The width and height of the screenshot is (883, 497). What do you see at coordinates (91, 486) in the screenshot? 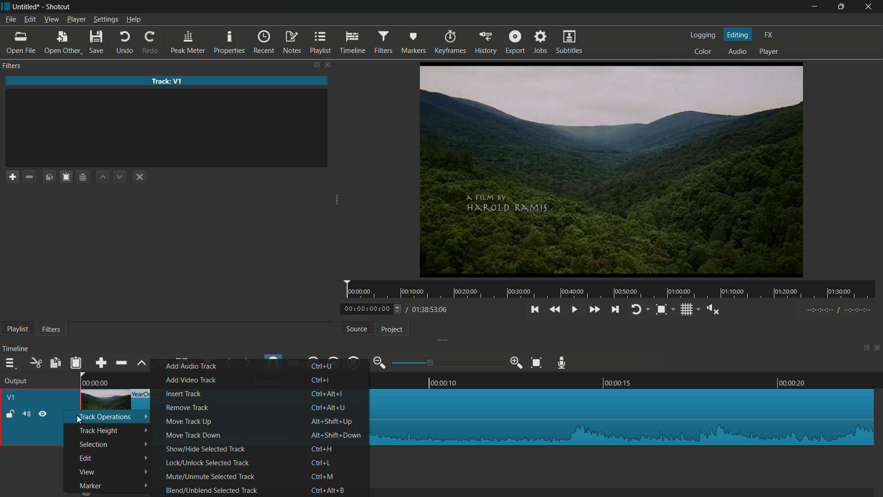
I see `marker` at bounding box center [91, 486].